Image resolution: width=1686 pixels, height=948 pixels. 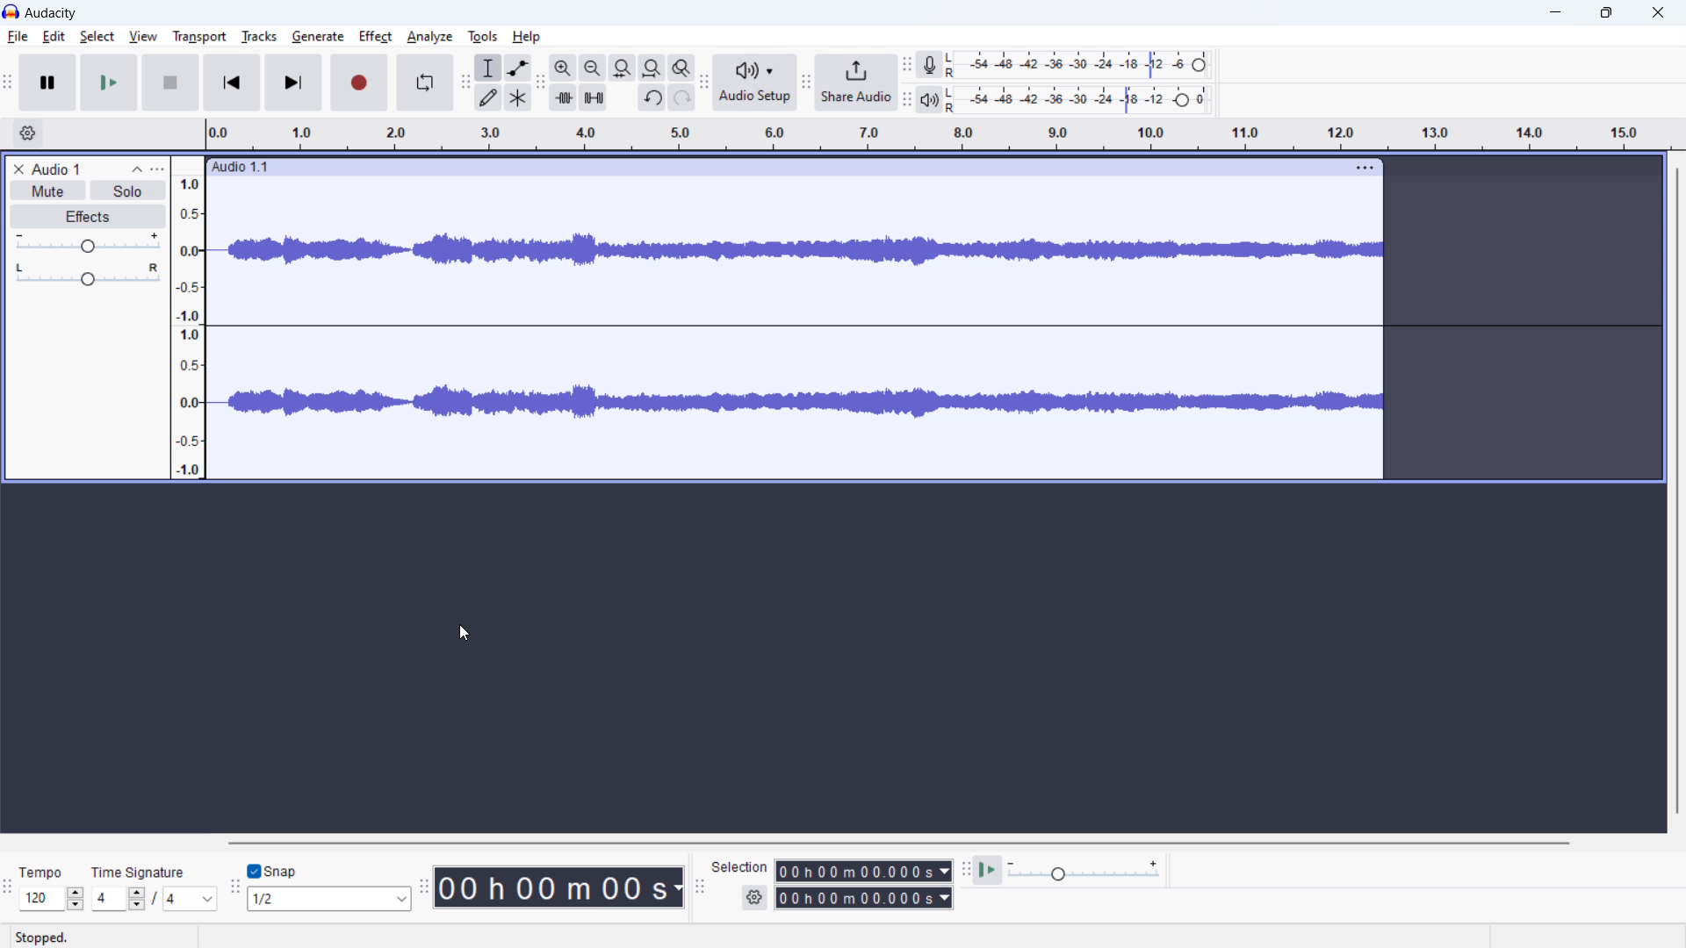 I want to click on enable looping, so click(x=424, y=83).